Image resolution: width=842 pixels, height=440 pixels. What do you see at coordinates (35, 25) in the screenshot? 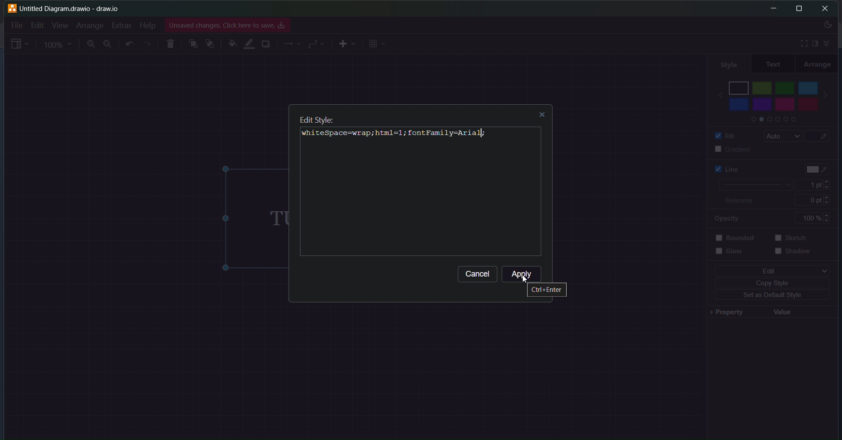
I see `Edit` at bounding box center [35, 25].